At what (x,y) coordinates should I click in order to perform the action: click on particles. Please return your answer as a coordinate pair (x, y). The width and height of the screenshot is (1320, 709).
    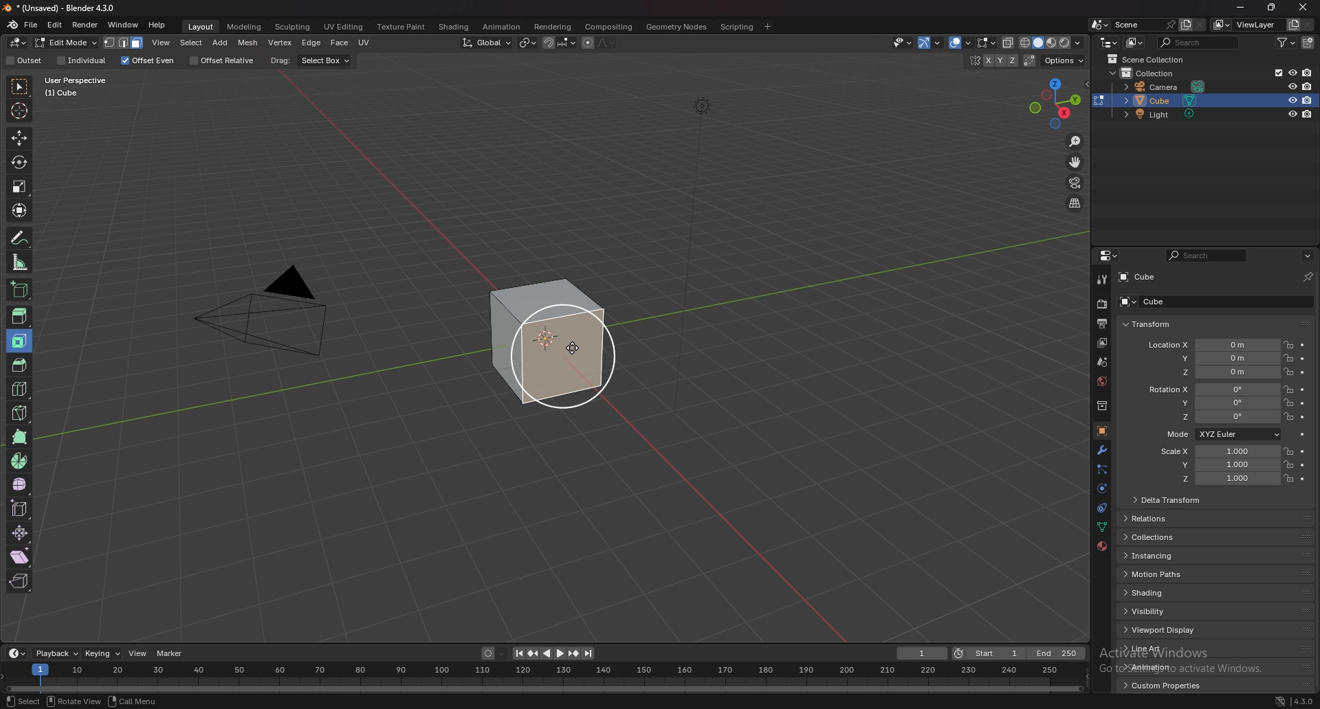
    Looking at the image, I should click on (1101, 471).